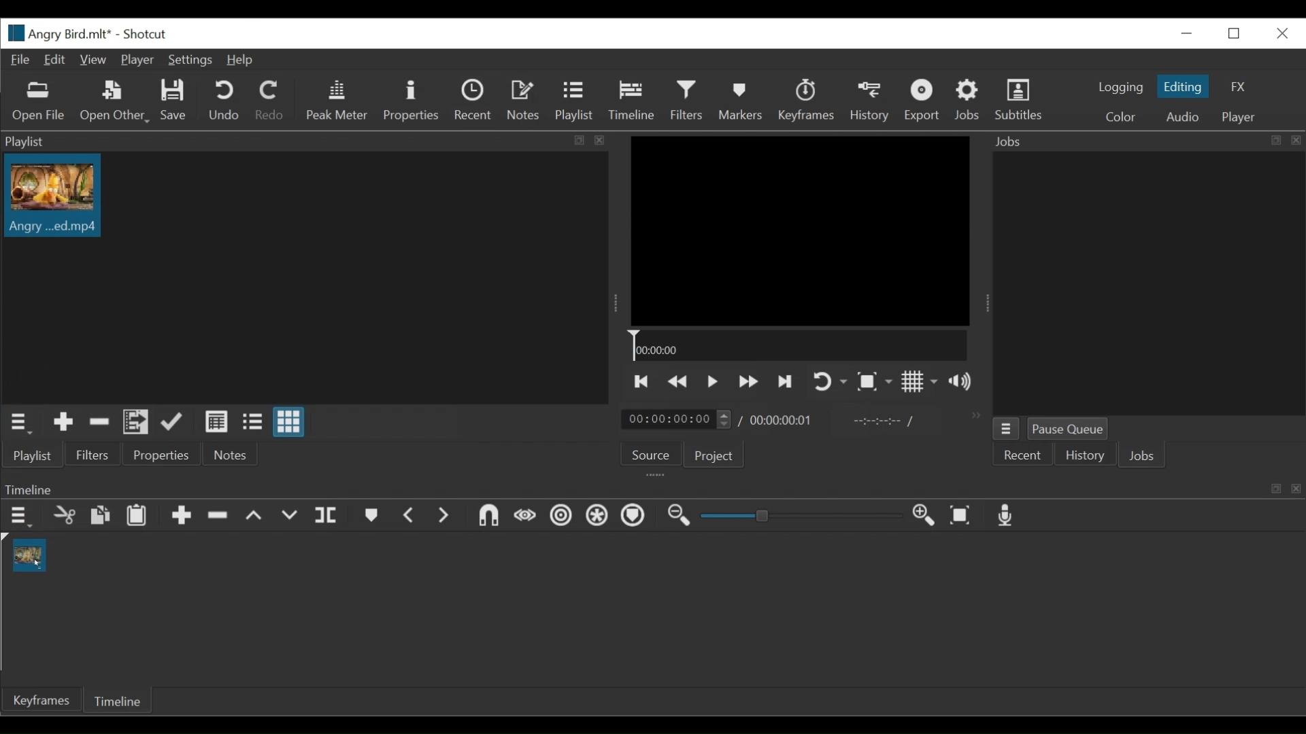 The height and width of the screenshot is (734, 1306). What do you see at coordinates (63, 515) in the screenshot?
I see `Cut` at bounding box center [63, 515].